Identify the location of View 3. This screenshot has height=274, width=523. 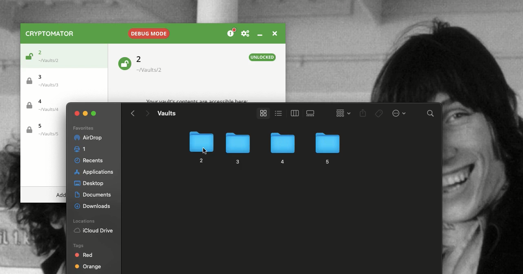
(312, 113).